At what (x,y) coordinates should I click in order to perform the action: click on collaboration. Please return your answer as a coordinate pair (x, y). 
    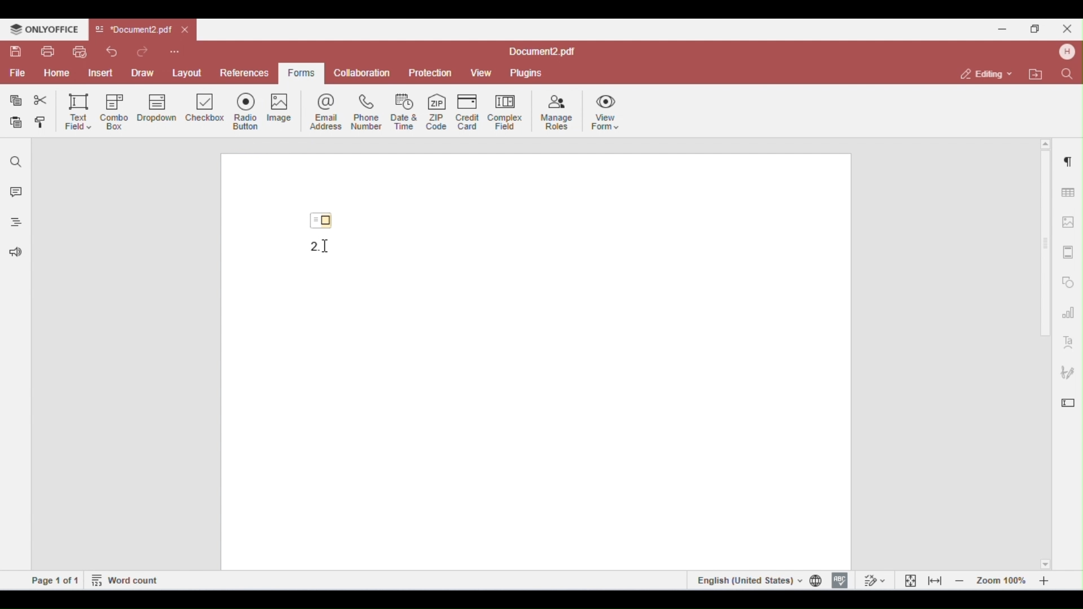
    Looking at the image, I should click on (362, 72).